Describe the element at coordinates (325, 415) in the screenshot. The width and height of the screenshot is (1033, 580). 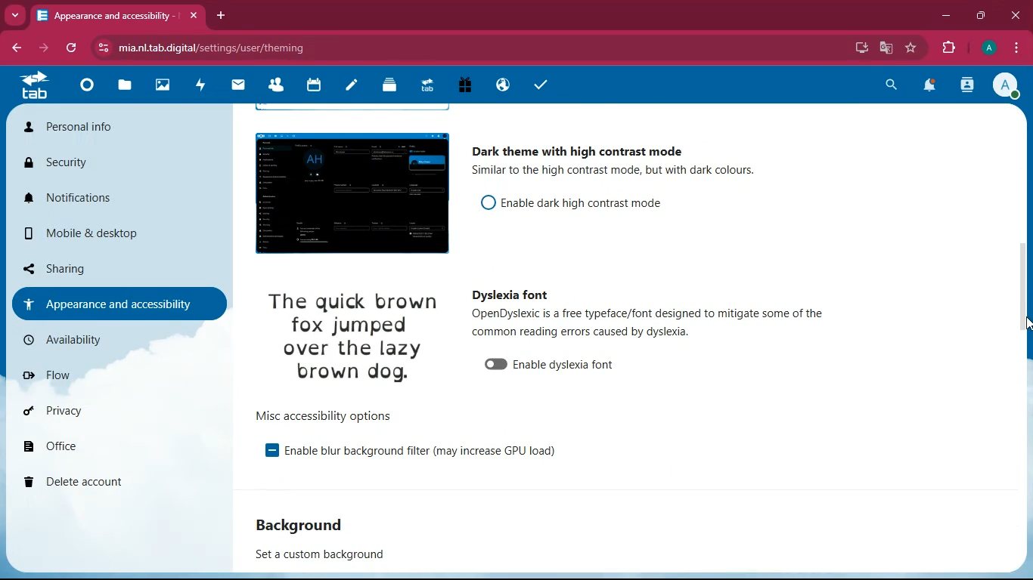
I see `options` at that location.